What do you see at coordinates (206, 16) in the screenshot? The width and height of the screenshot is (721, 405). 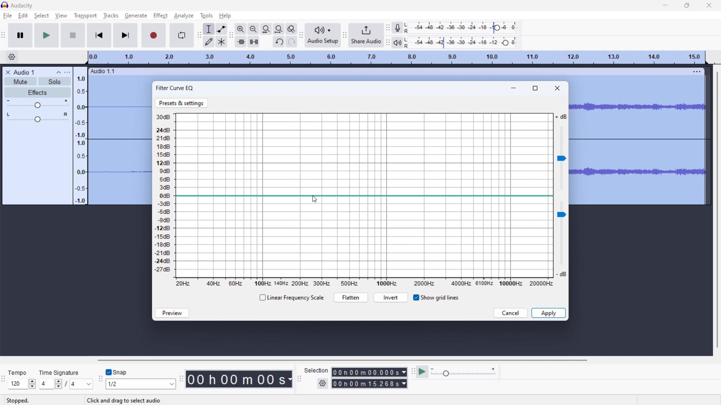 I see `tools` at bounding box center [206, 16].